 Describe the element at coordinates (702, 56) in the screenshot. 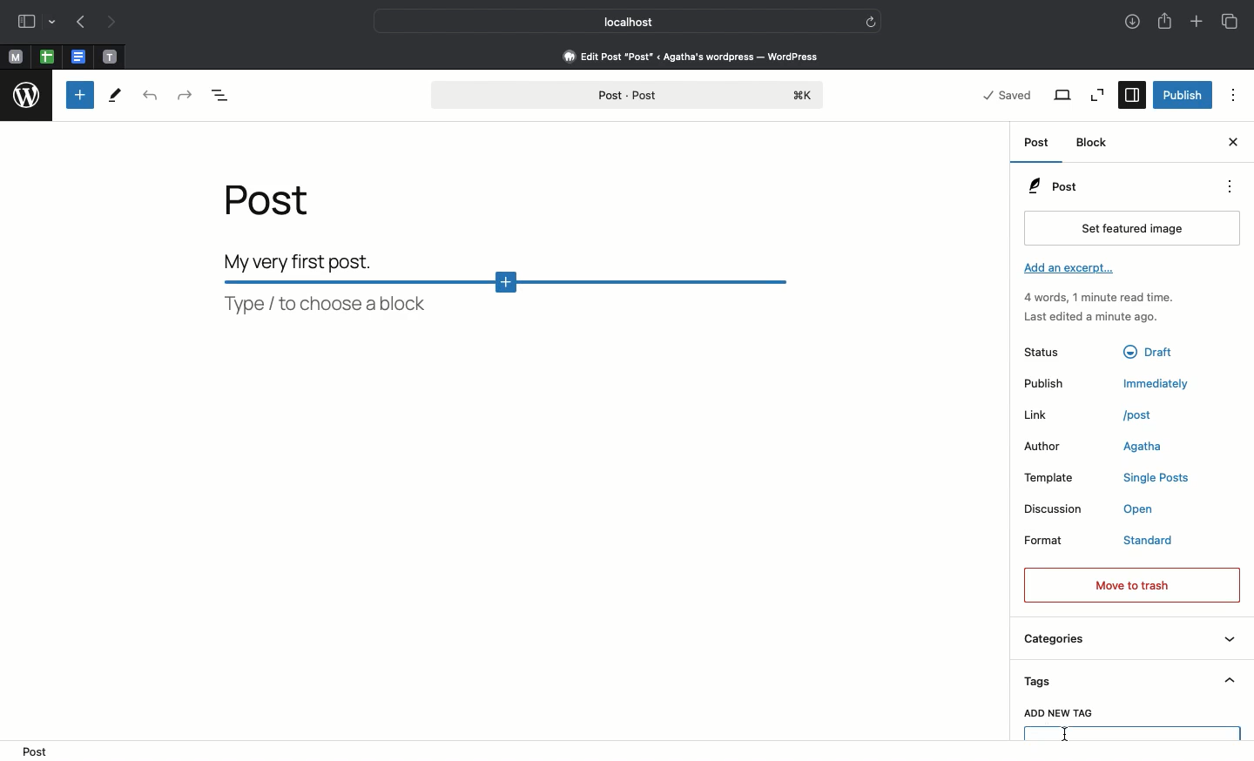

I see `Edit post` at that location.